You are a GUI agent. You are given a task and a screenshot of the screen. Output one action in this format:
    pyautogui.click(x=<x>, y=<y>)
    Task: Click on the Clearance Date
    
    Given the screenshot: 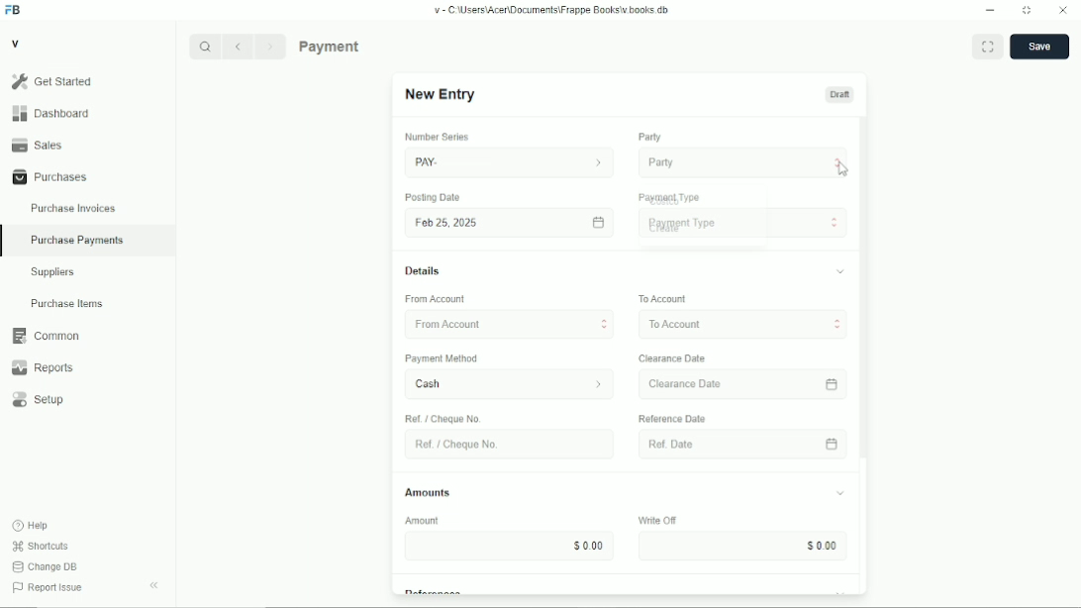 What is the action you would take?
    pyautogui.click(x=676, y=358)
    